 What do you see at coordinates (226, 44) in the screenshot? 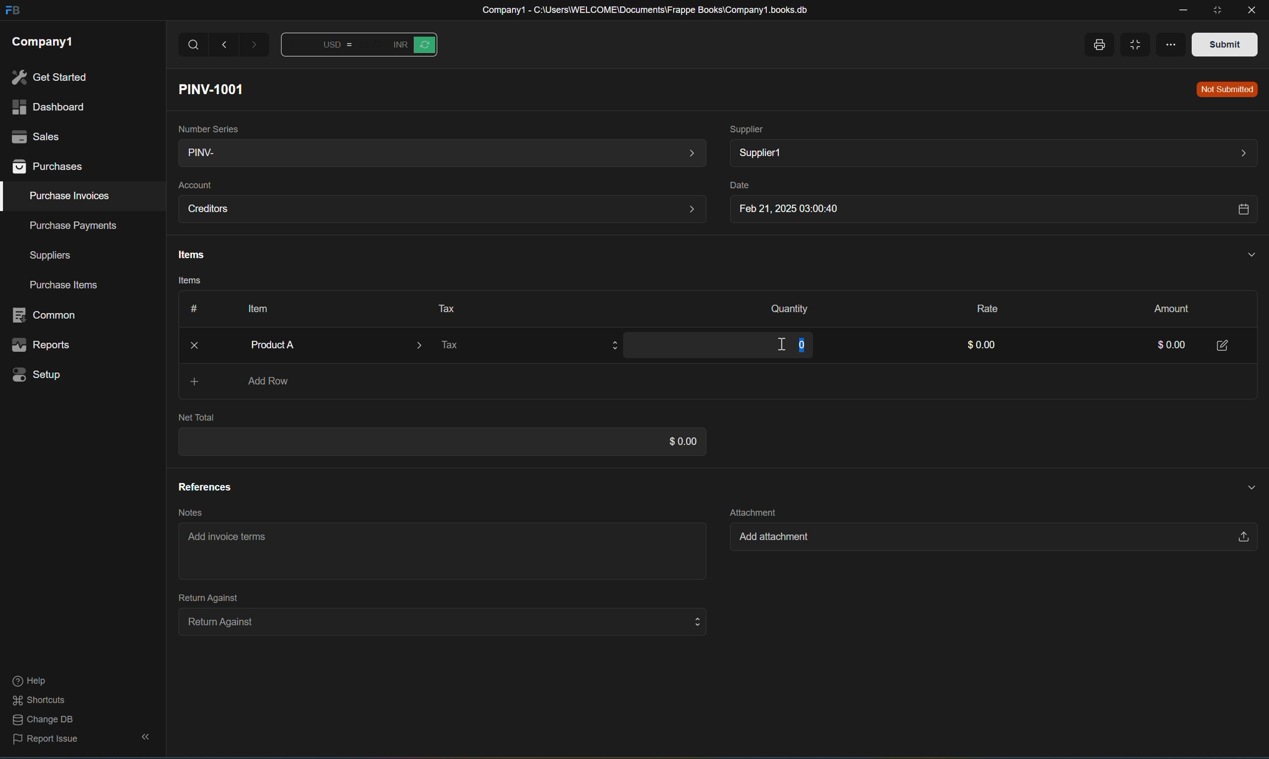
I see `Back` at bounding box center [226, 44].